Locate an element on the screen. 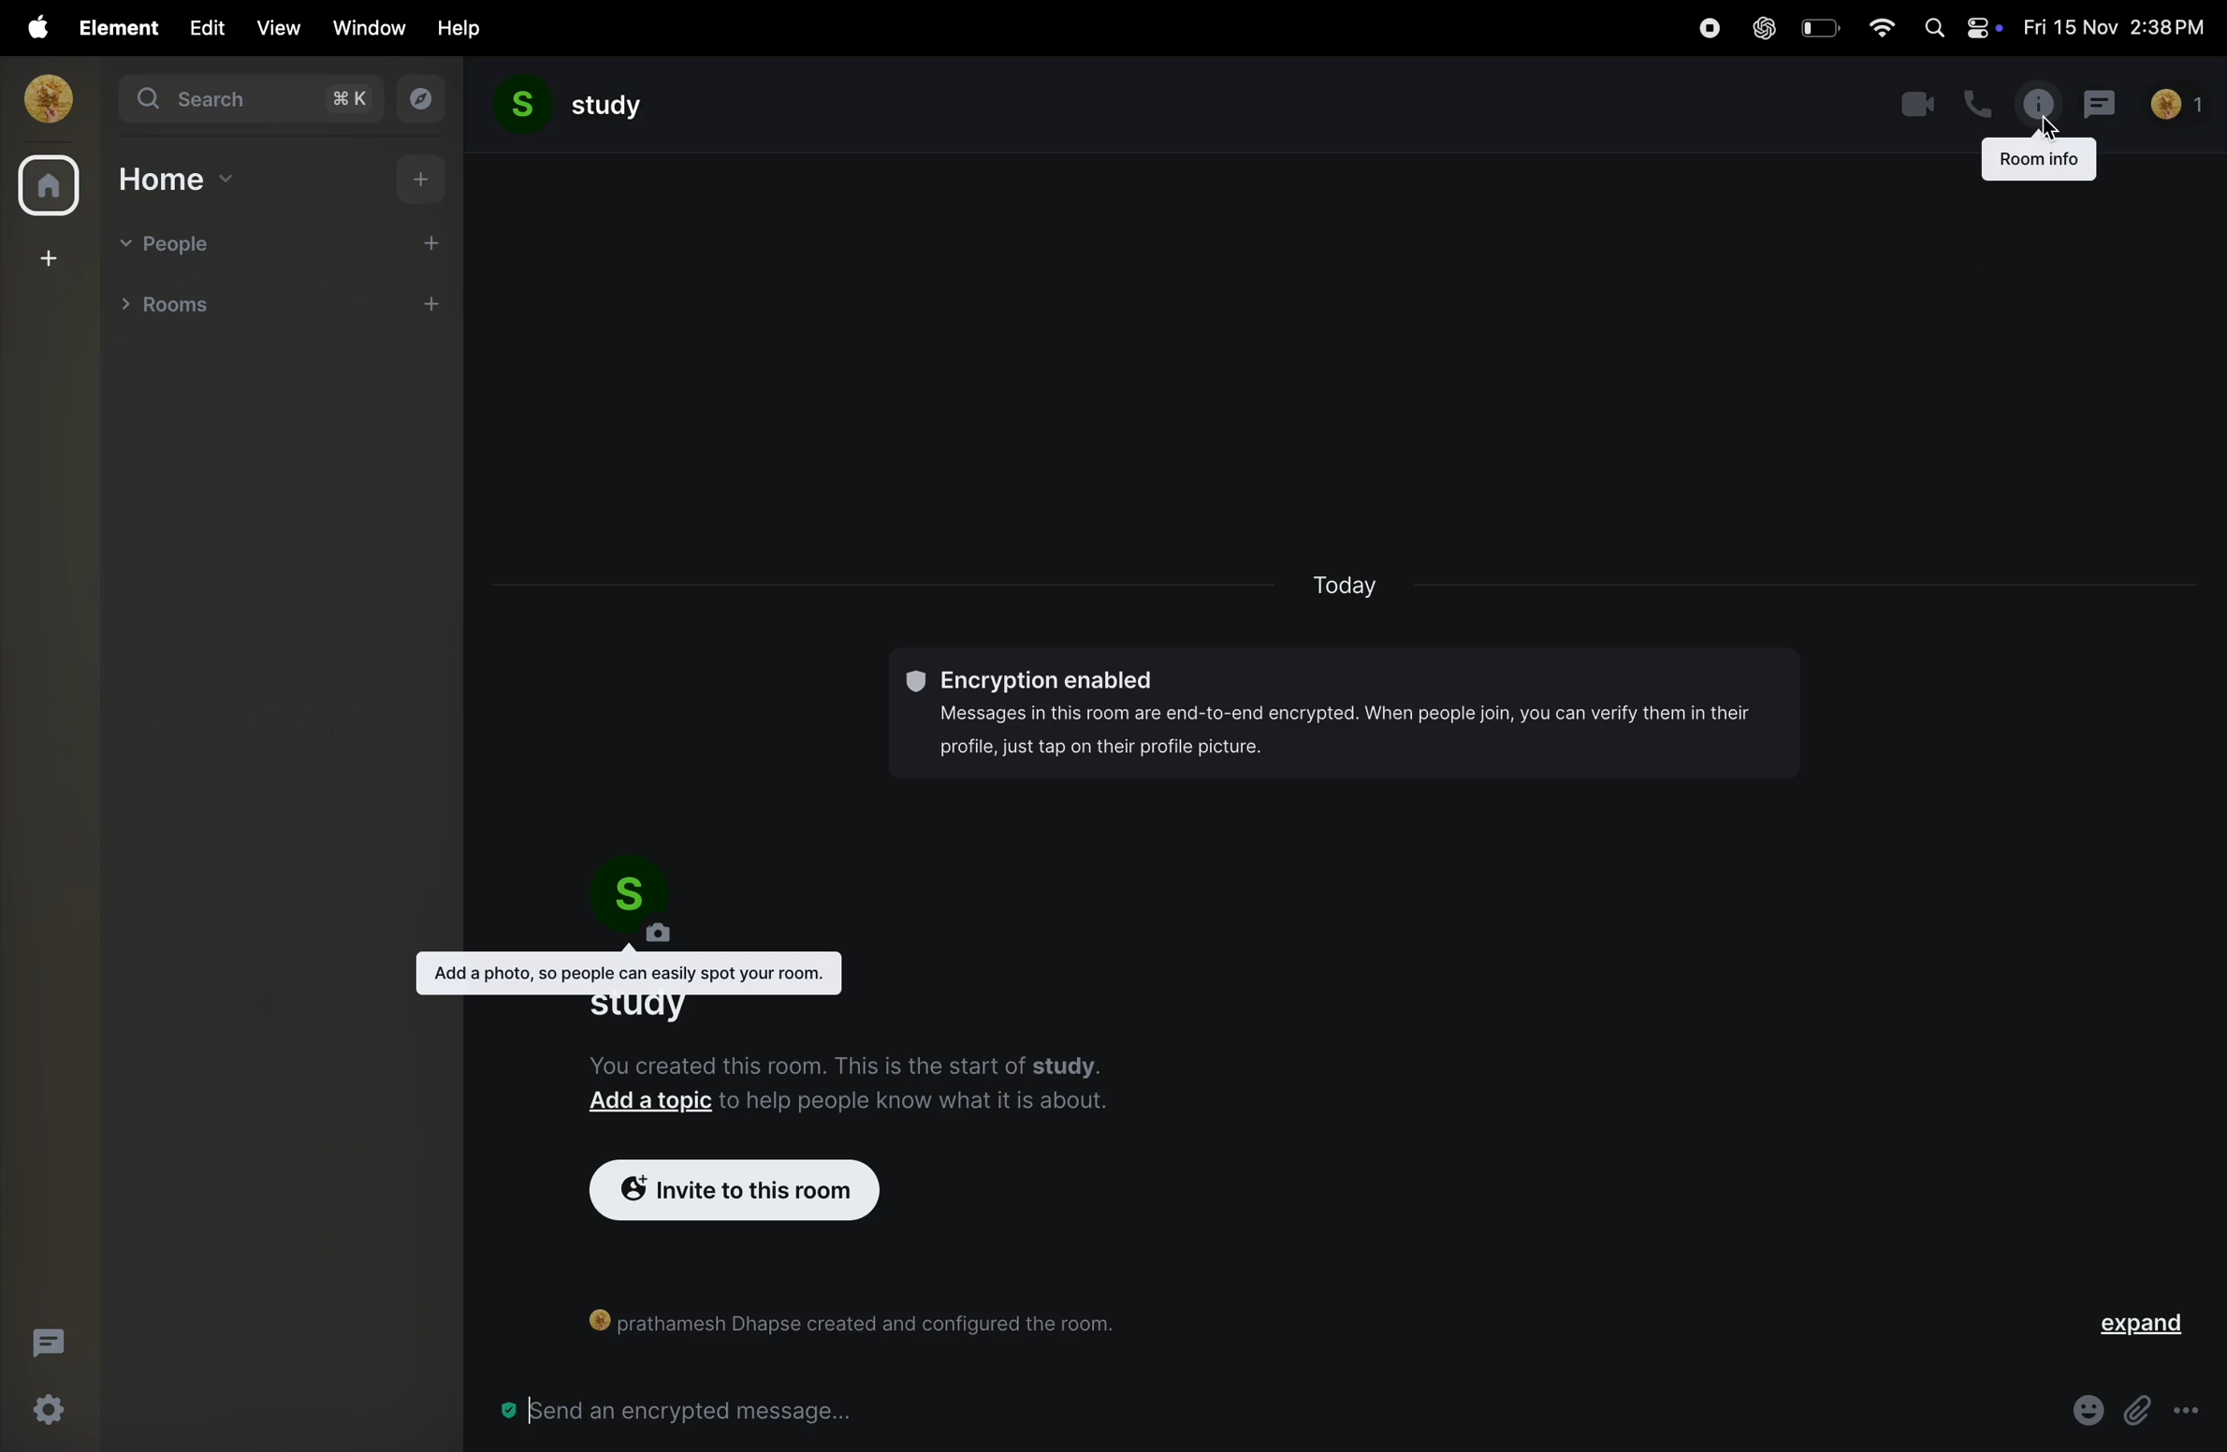  view is located at coordinates (276, 28).